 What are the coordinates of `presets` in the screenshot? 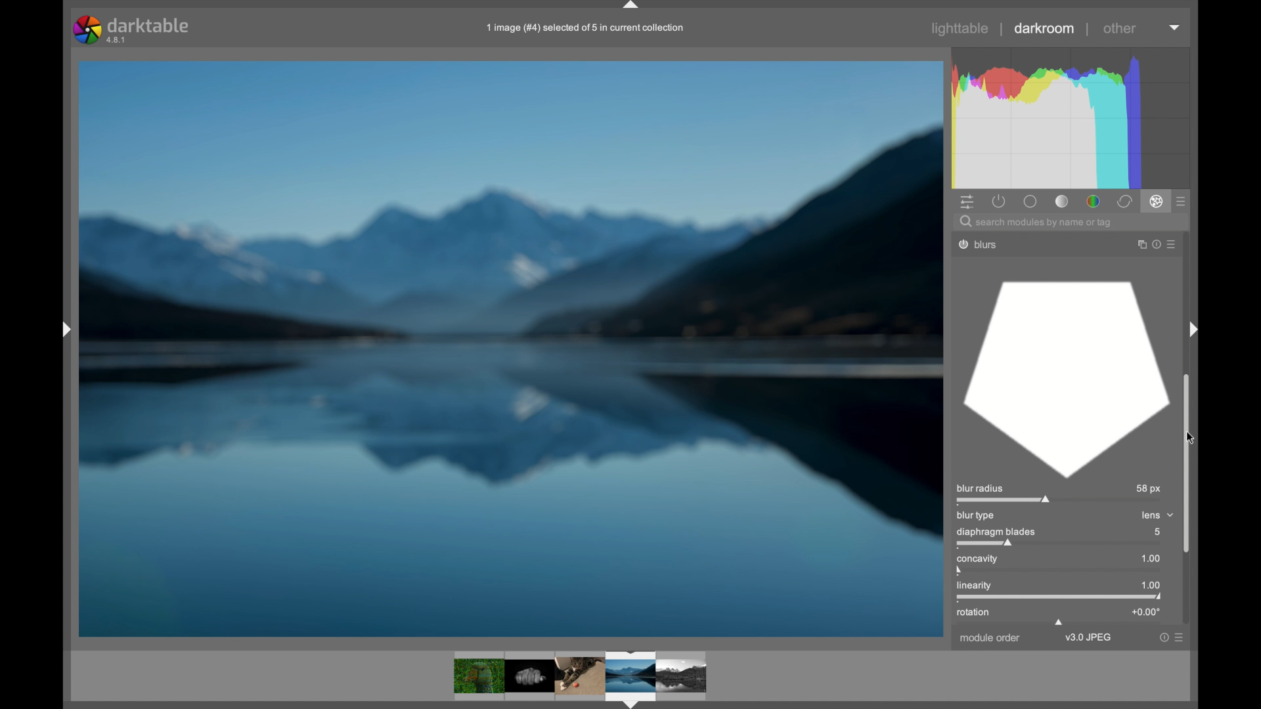 It's located at (1182, 201).